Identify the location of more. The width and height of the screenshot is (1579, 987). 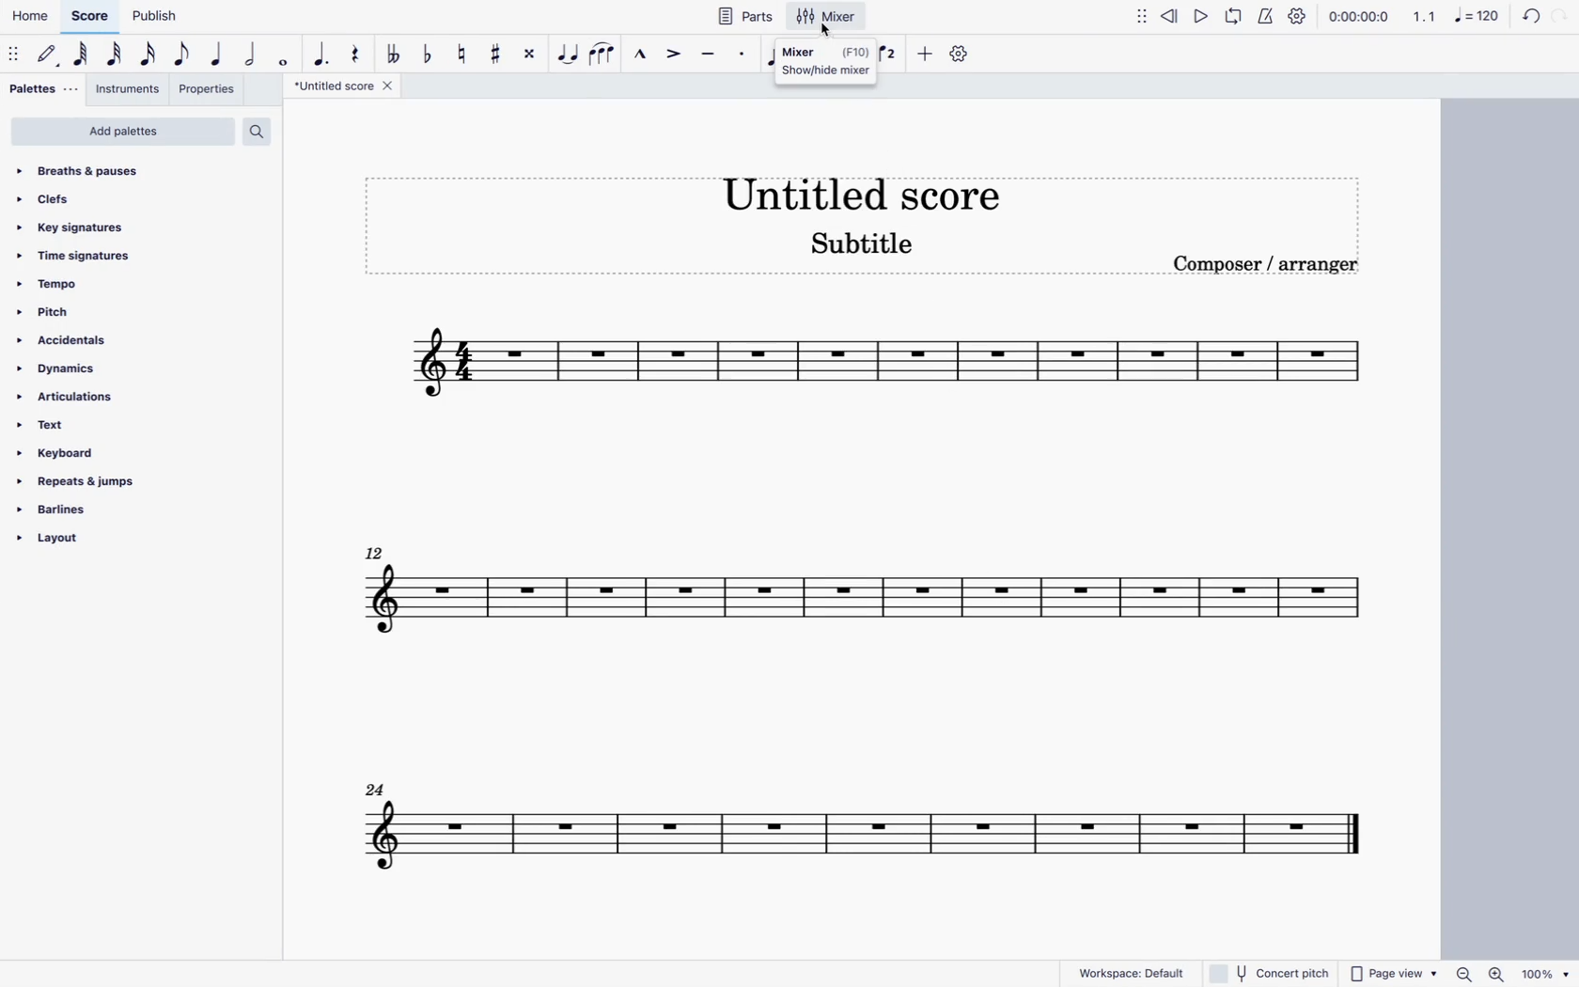
(922, 53).